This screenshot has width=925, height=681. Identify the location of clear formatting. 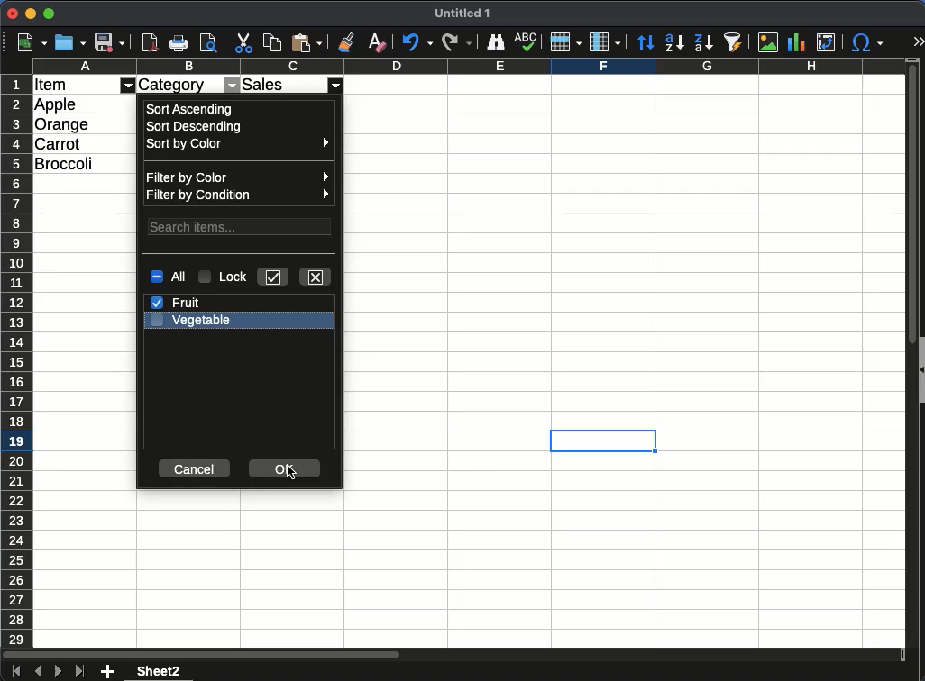
(374, 42).